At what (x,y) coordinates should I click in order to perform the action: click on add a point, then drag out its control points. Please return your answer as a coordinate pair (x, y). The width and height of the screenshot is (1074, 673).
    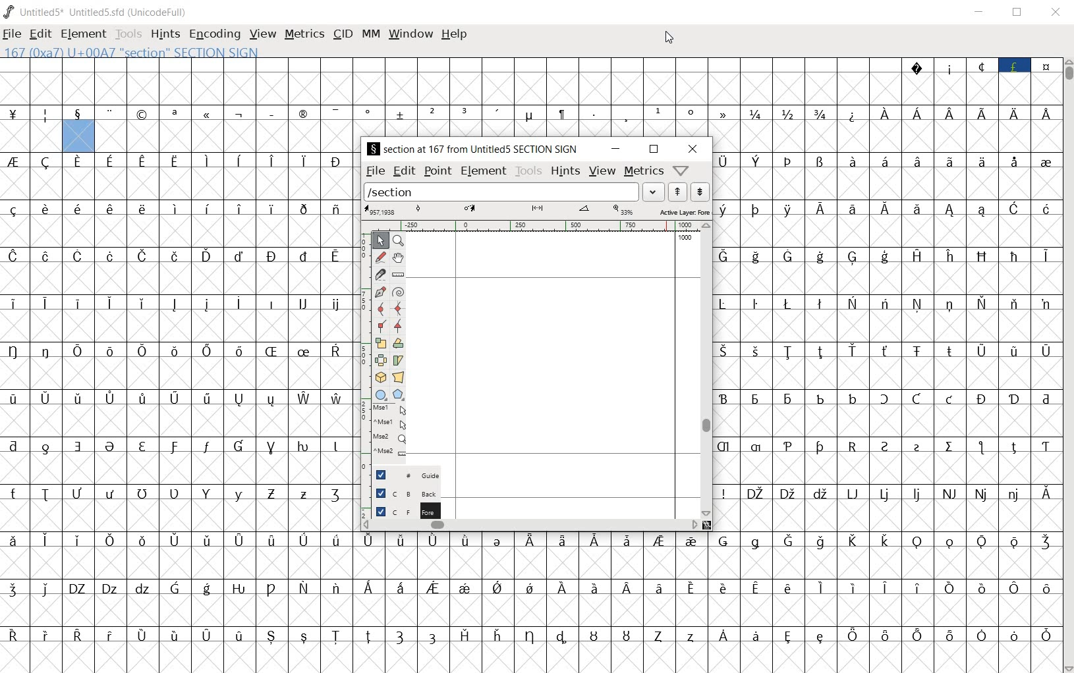
    Looking at the image, I should click on (380, 290).